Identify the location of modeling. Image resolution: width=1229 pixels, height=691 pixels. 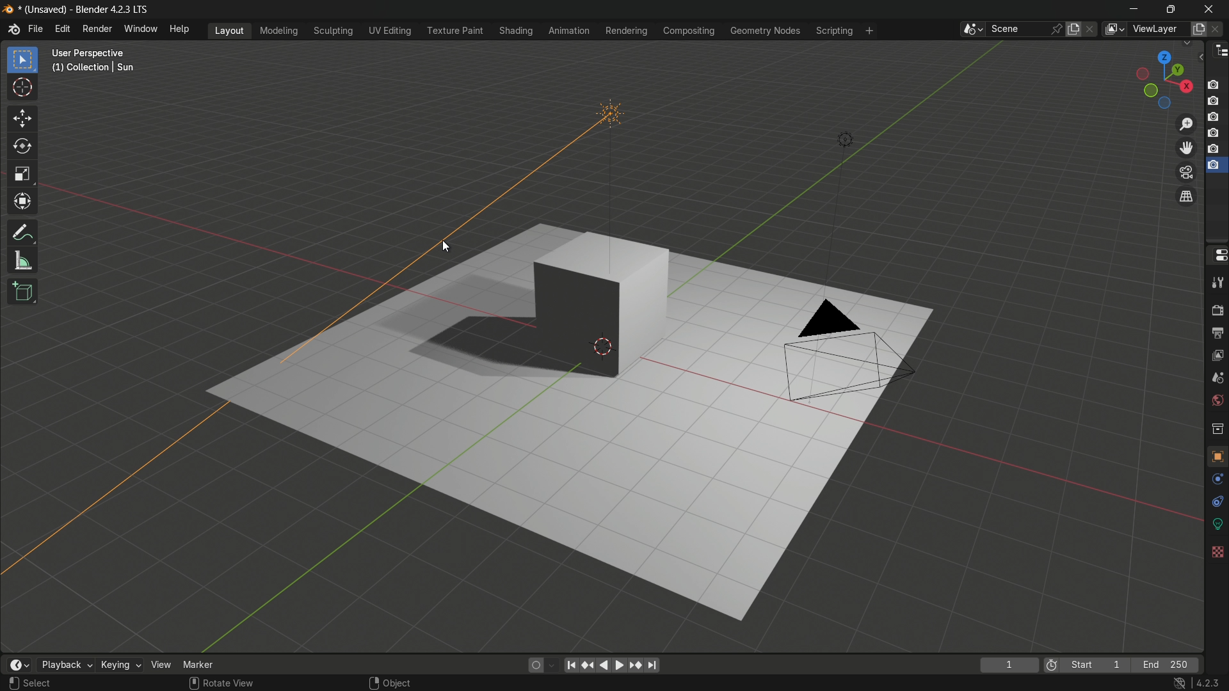
(278, 29).